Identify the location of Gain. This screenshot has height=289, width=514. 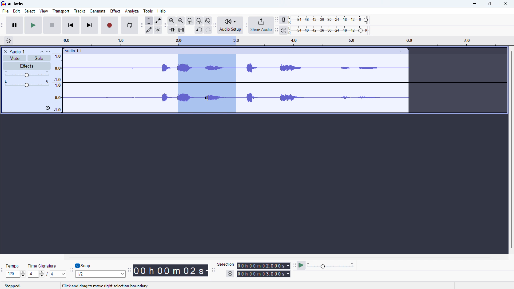
(27, 74).